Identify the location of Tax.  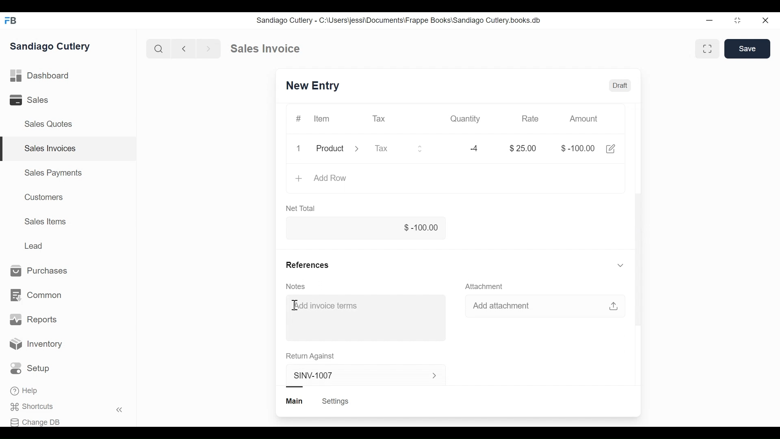
(398, 148).